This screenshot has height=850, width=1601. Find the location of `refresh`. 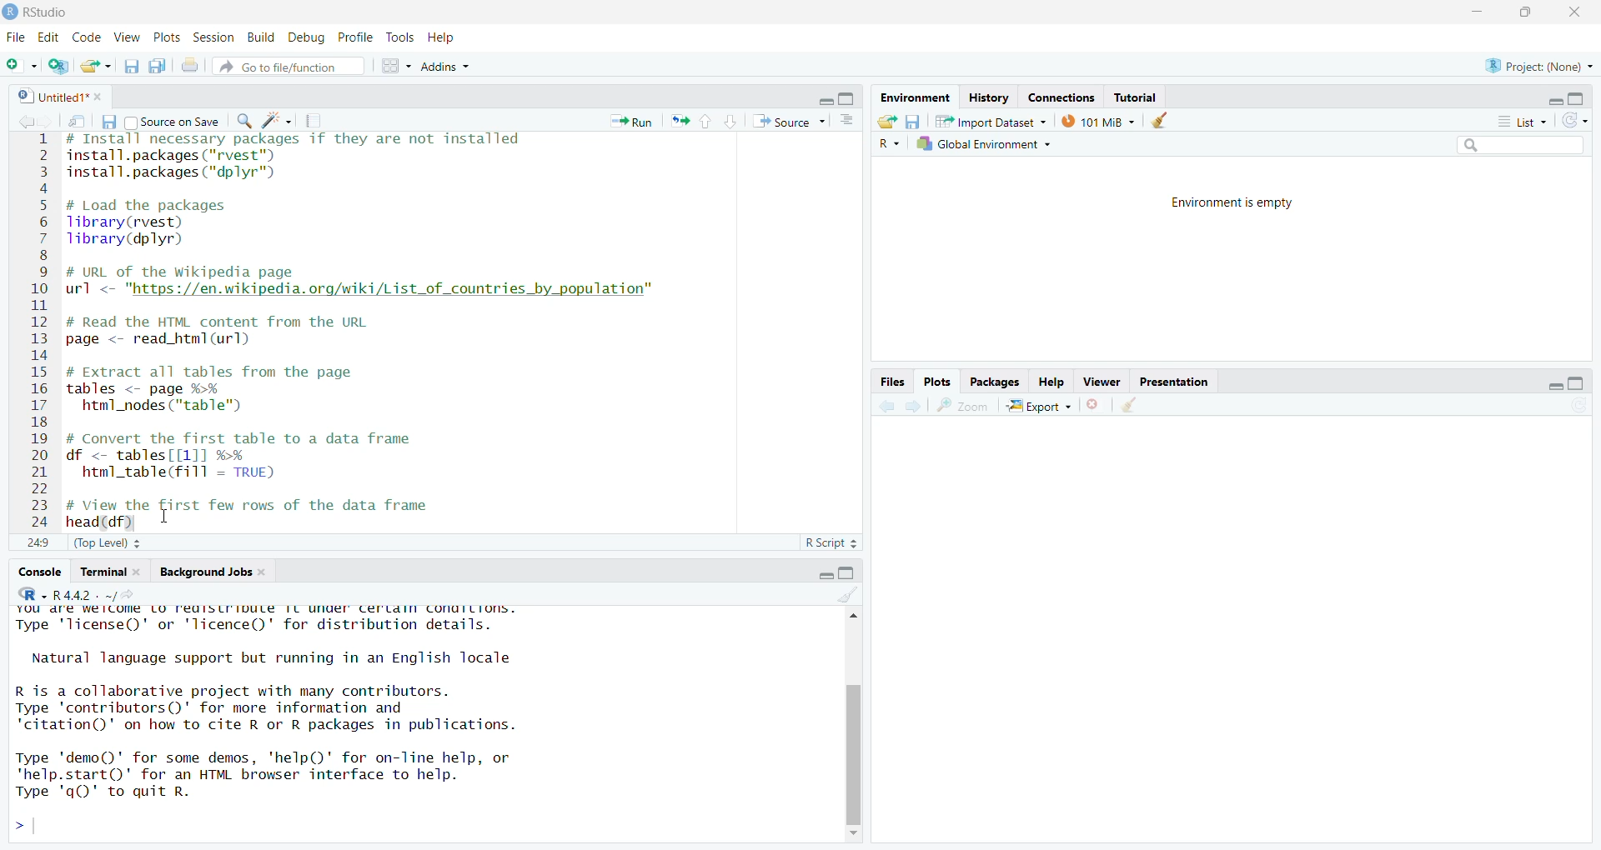

refresh is located at coordinates (1578, 404).